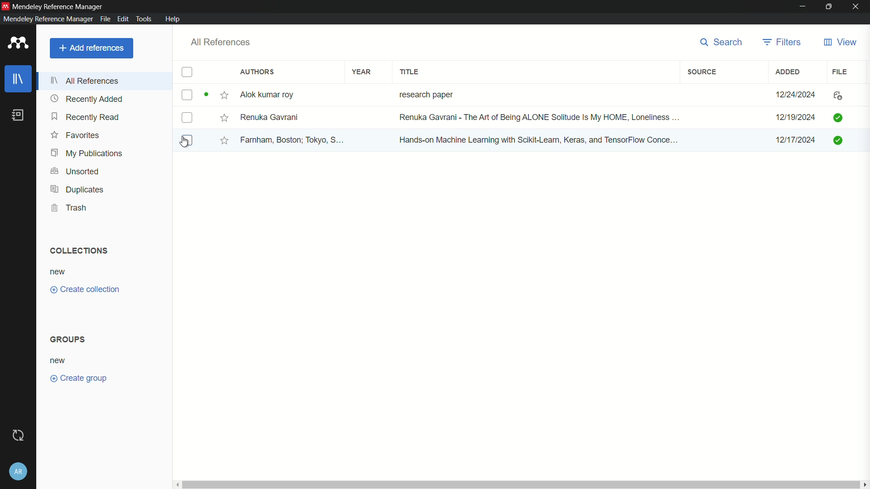 This screenshot has height=489, width=870. What do you see at coordinates (795, 93) in the screenshot?
I see `12/24/2024` at bounding box center [795, 93].